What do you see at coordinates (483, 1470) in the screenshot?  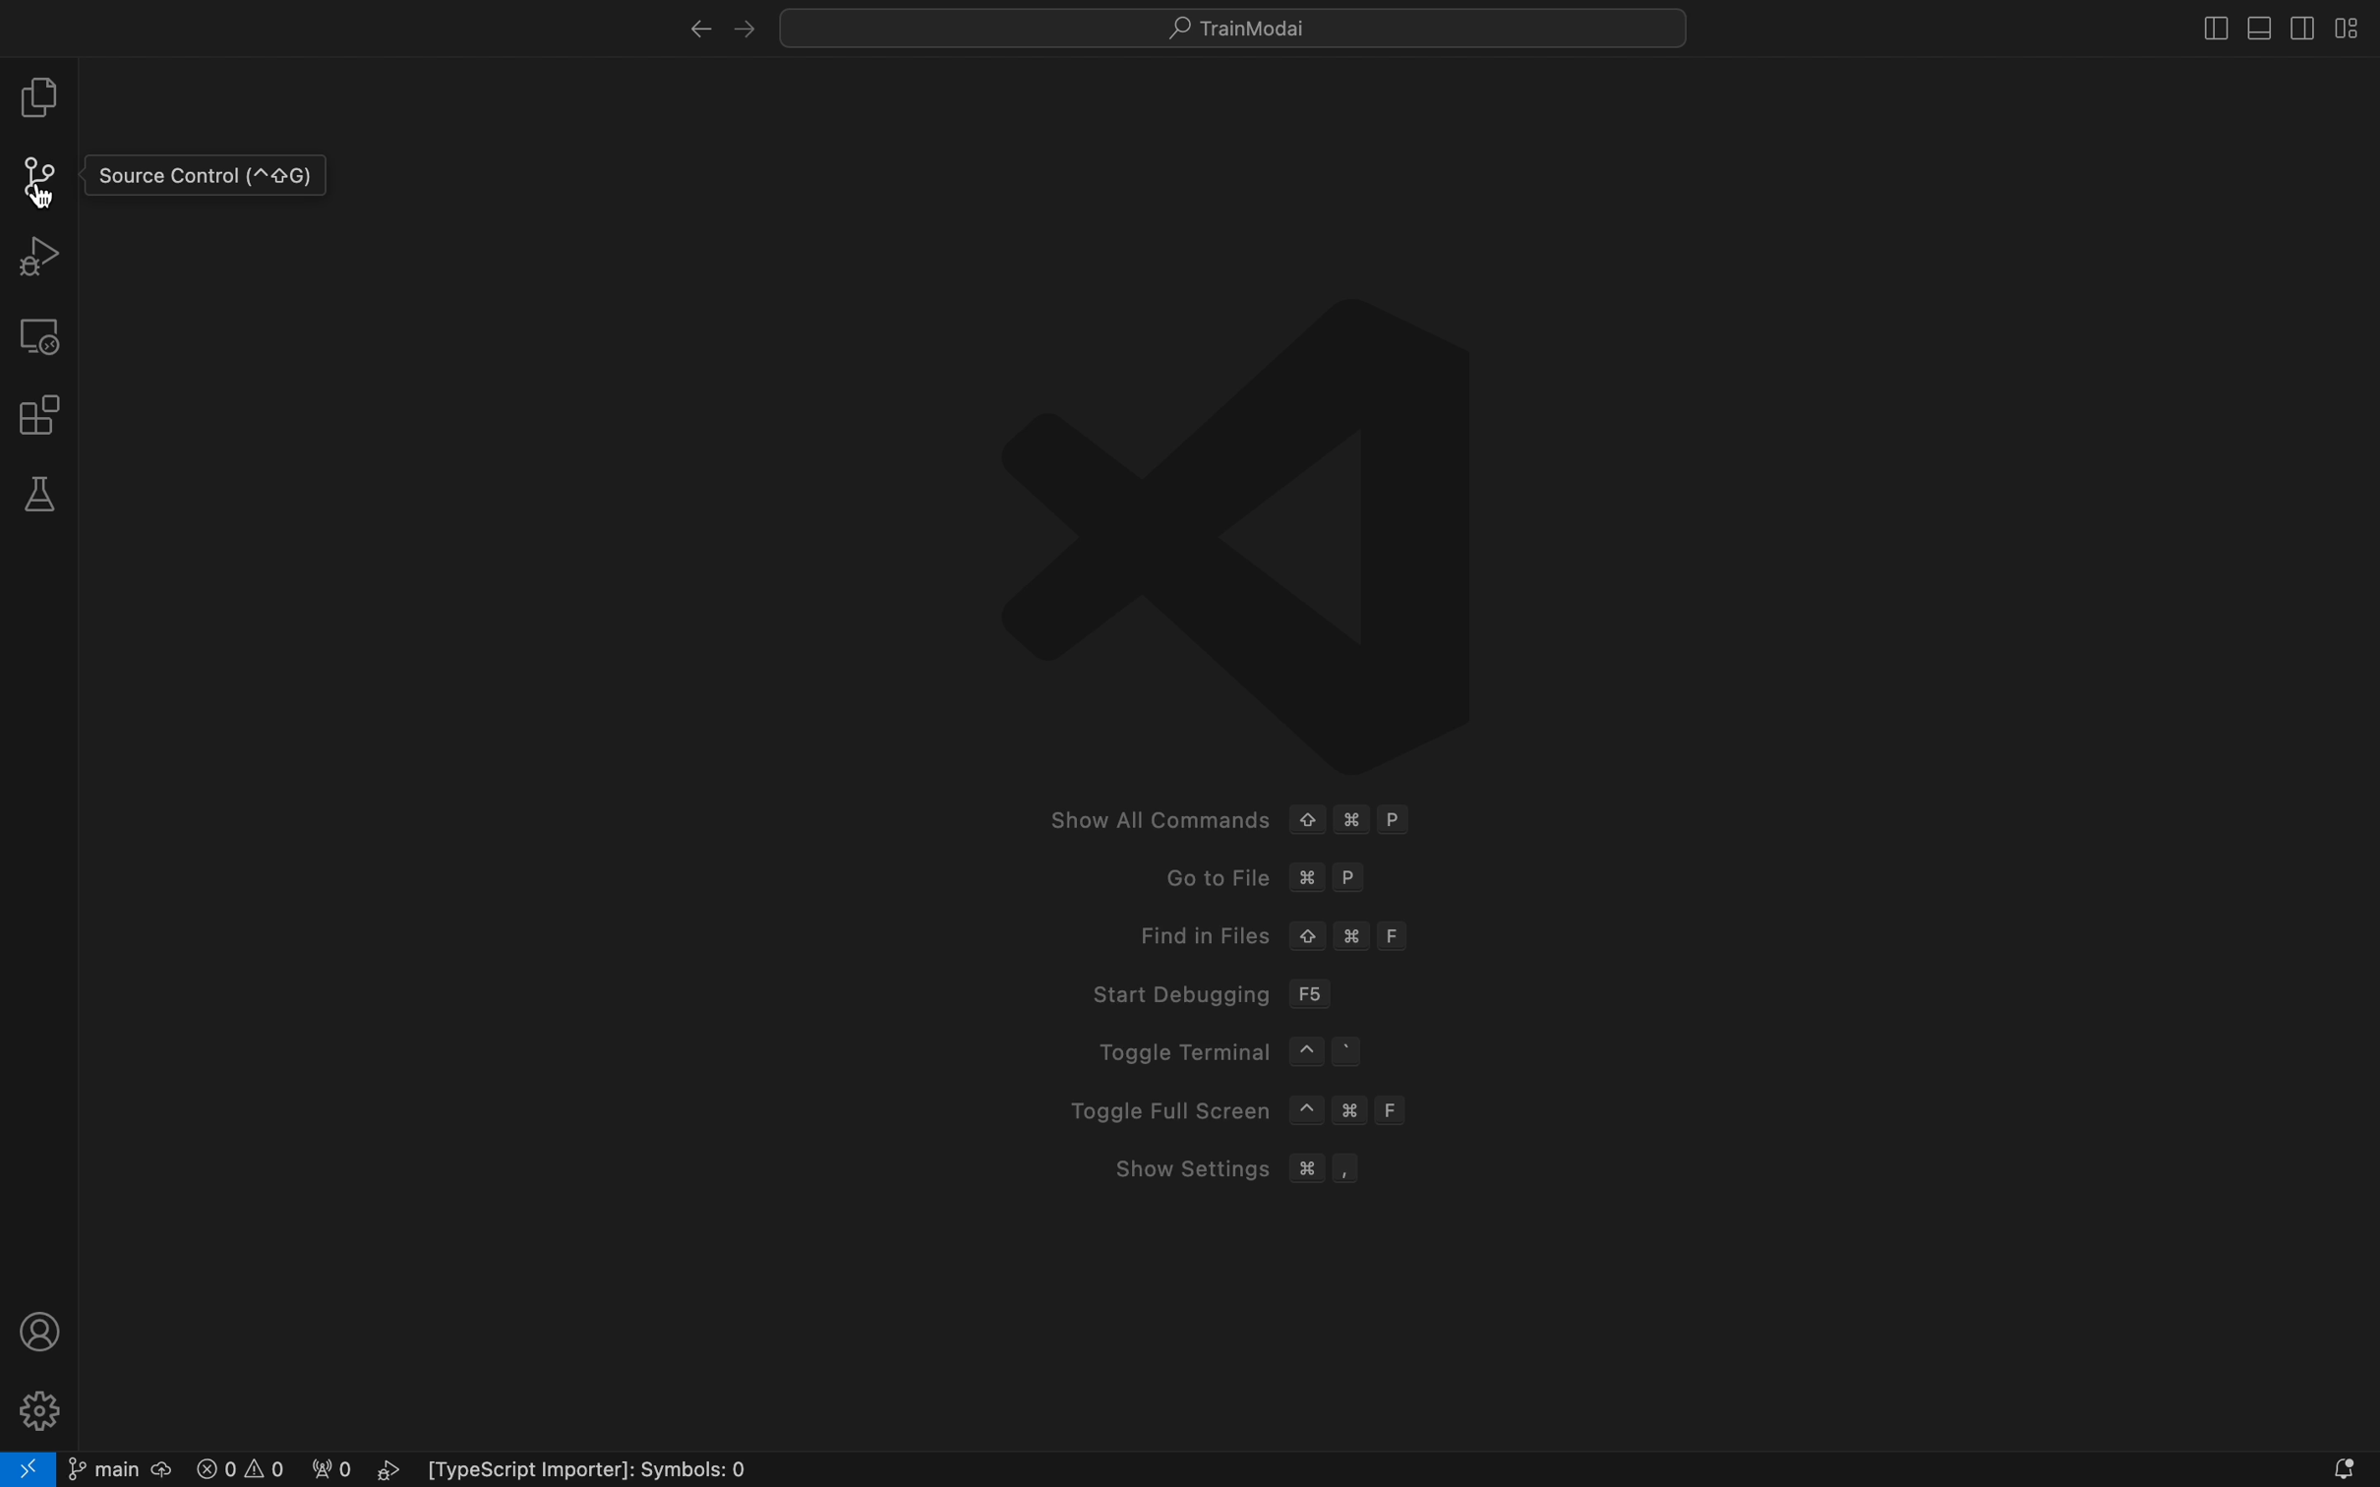 I see `error logs` at bounding box center [483, 1470].